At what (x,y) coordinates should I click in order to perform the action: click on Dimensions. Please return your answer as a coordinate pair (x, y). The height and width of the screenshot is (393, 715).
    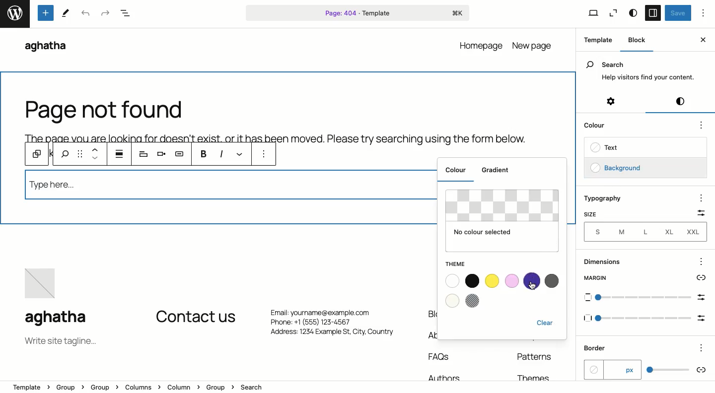
    Looking at the image, I should click on (609, 262).